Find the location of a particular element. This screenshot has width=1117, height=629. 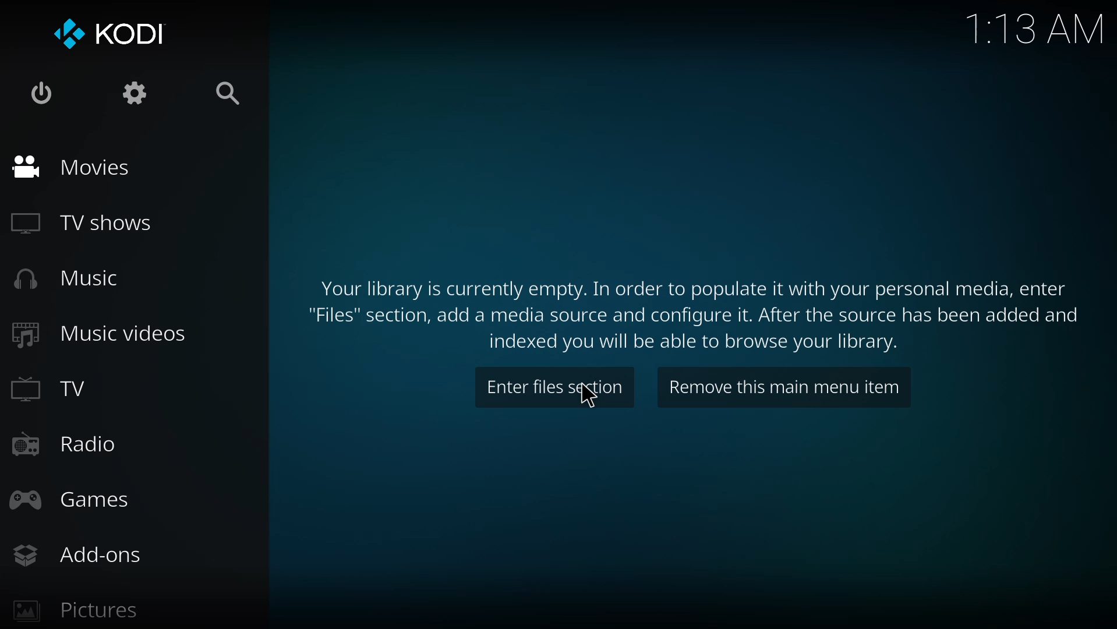

search is located at coordinates (227, 94).